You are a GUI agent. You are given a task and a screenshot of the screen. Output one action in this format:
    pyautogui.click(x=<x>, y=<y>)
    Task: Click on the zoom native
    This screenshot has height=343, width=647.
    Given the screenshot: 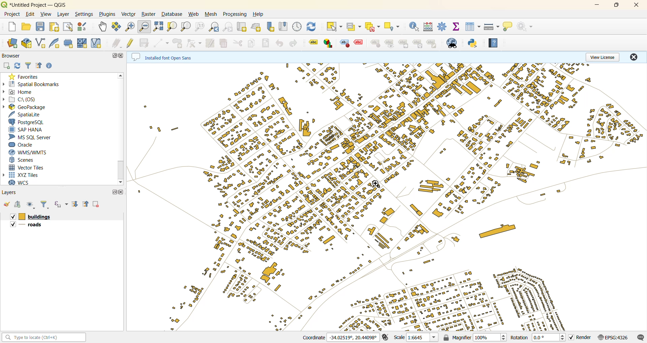 What is the action you would take?
    pyautogui.click(x=201, y=26)
    